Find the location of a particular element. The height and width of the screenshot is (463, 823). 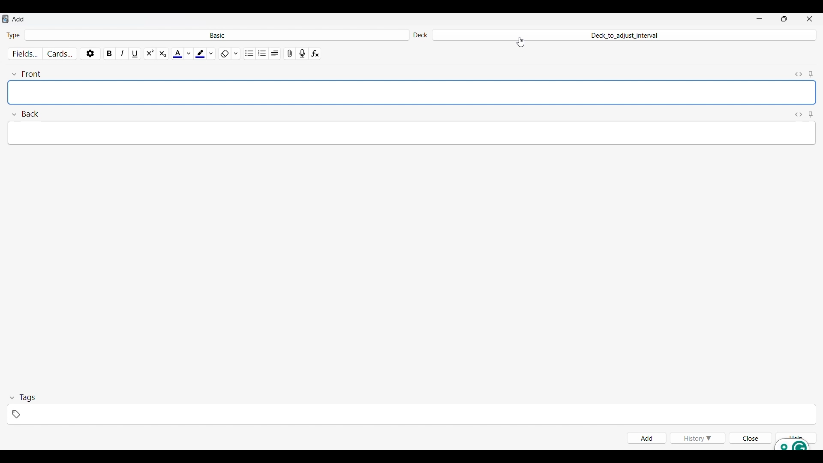

 is located at coordinates (647, 439).